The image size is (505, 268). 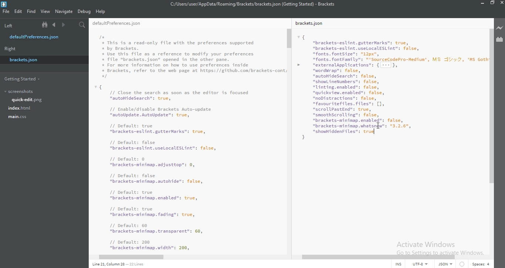 I want to click on defaultPreference.json, so click(x=124, y=24).